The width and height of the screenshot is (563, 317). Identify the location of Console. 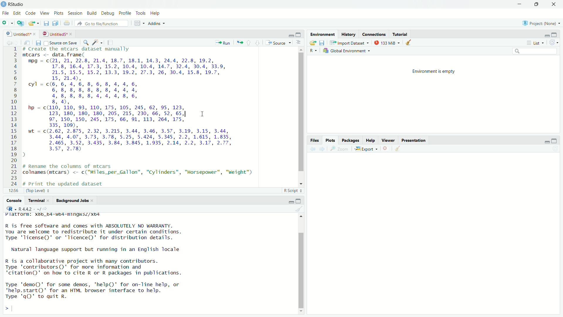
(13, 200).